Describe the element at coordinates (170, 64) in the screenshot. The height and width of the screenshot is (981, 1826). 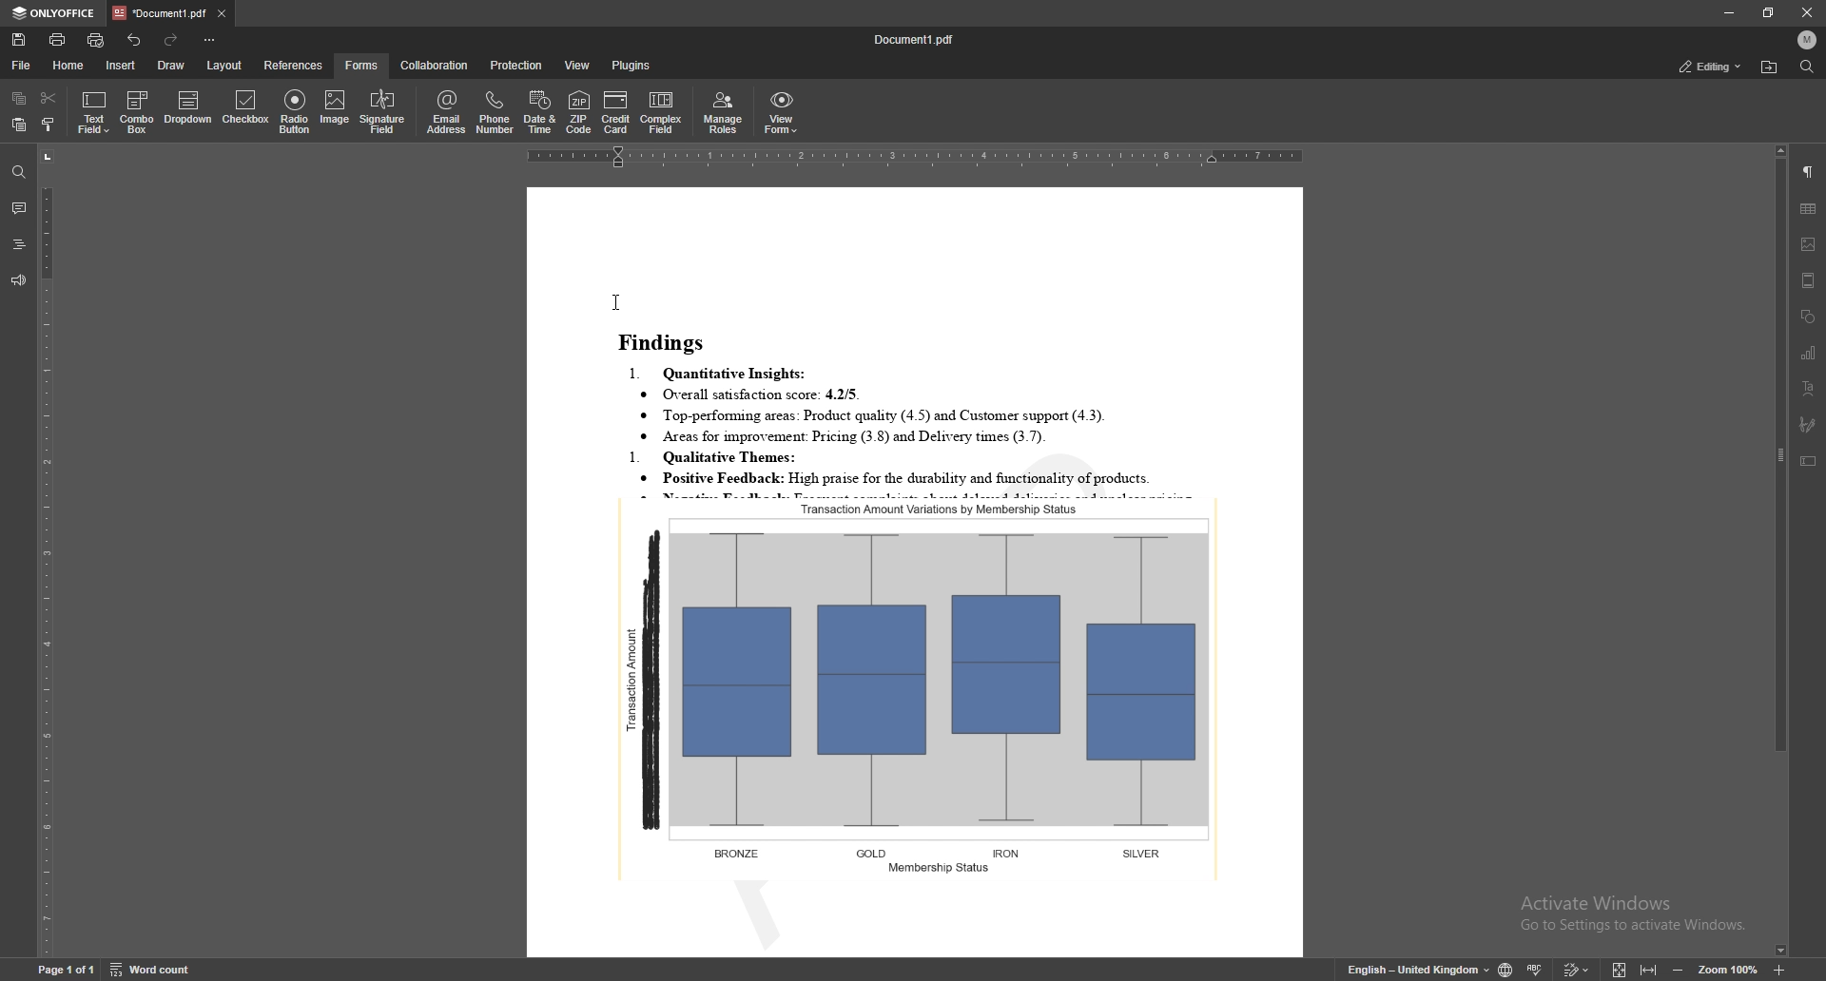
I see `draw` at that location.